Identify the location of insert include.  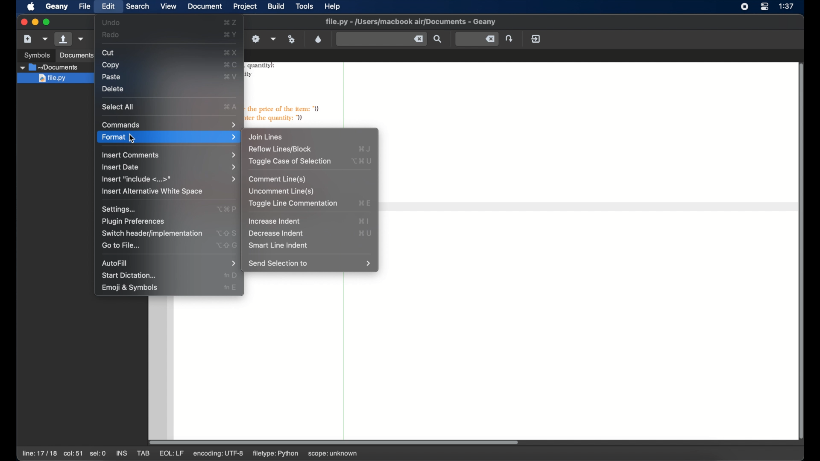
(167, 179).